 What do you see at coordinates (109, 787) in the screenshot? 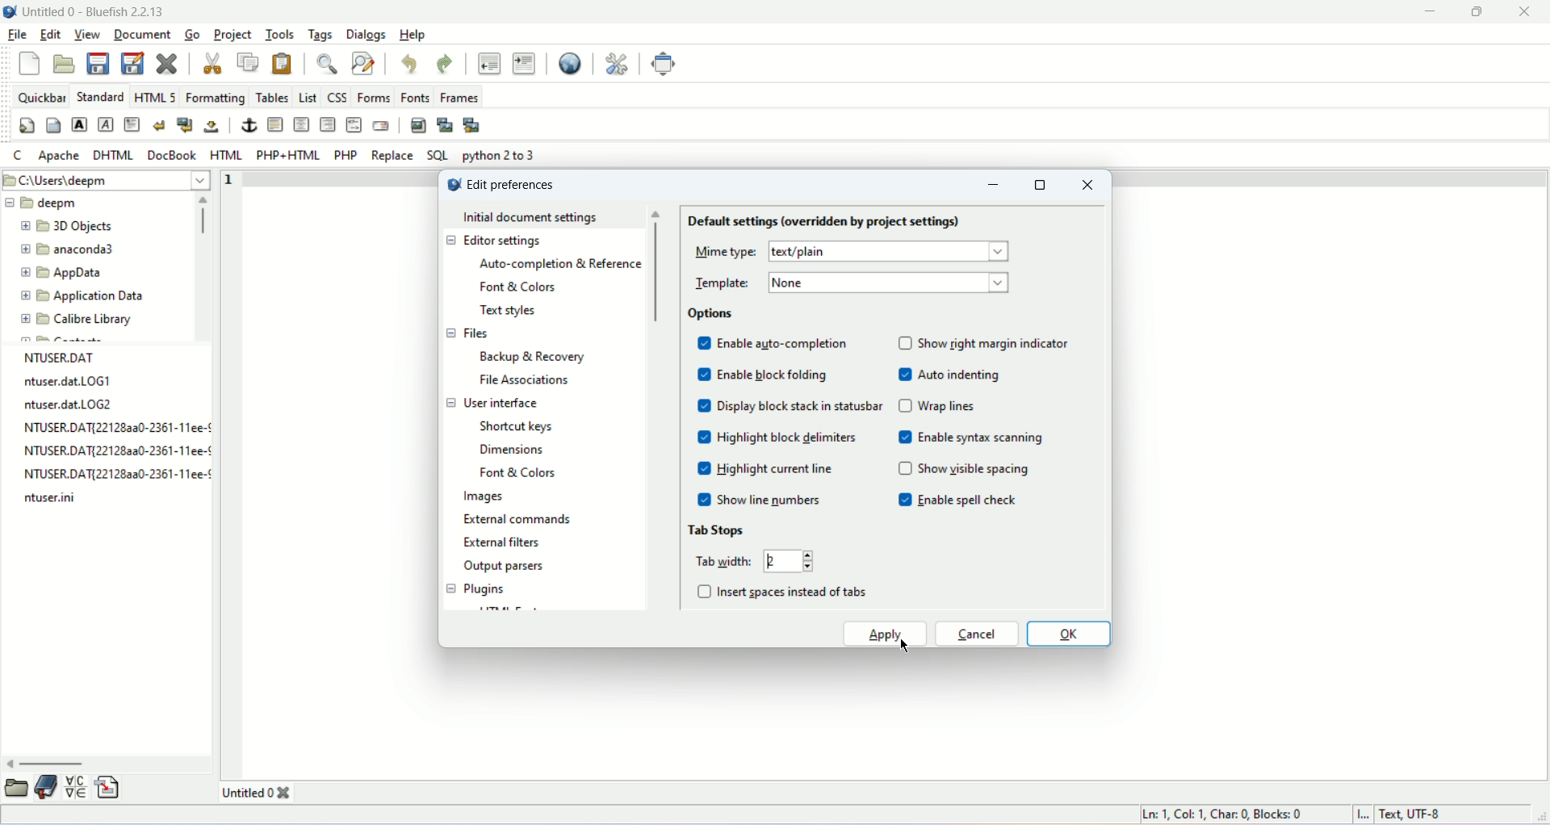
I see `snippet` at bounding box center [109, 787].